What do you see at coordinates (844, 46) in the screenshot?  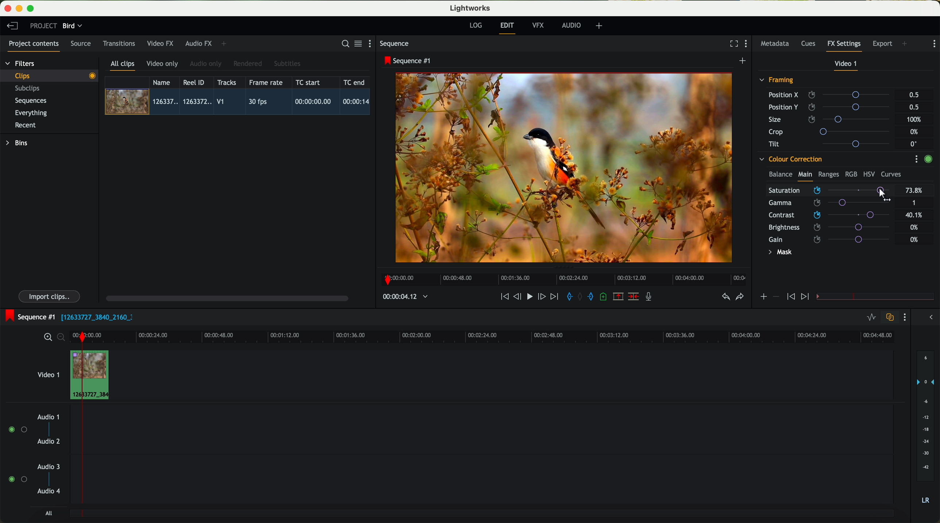 I see `fx settings` at bounding box center [844, 46].